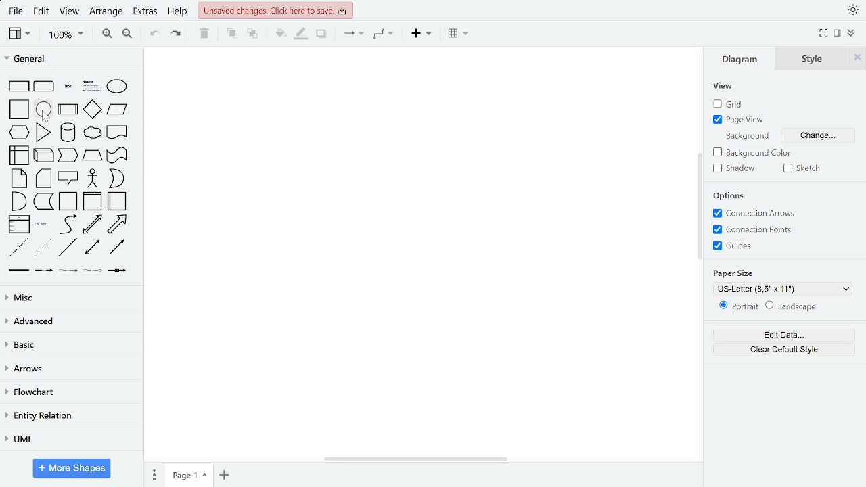  Describe the element at coordinates (821, 136) in the screenshot. I see `change background` at that location.